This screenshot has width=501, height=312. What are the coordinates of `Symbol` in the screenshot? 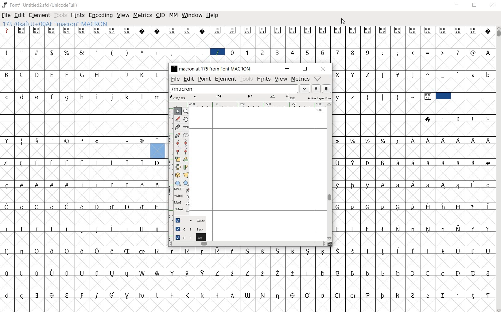 It's located at (98, 185).